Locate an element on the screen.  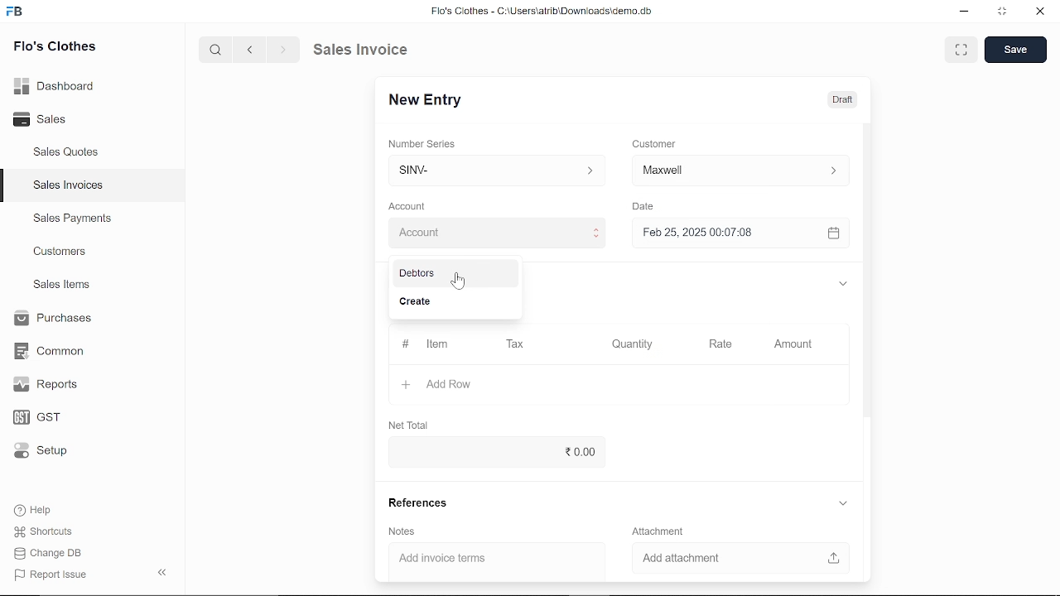
Rate is located at coordinates (704, 344).